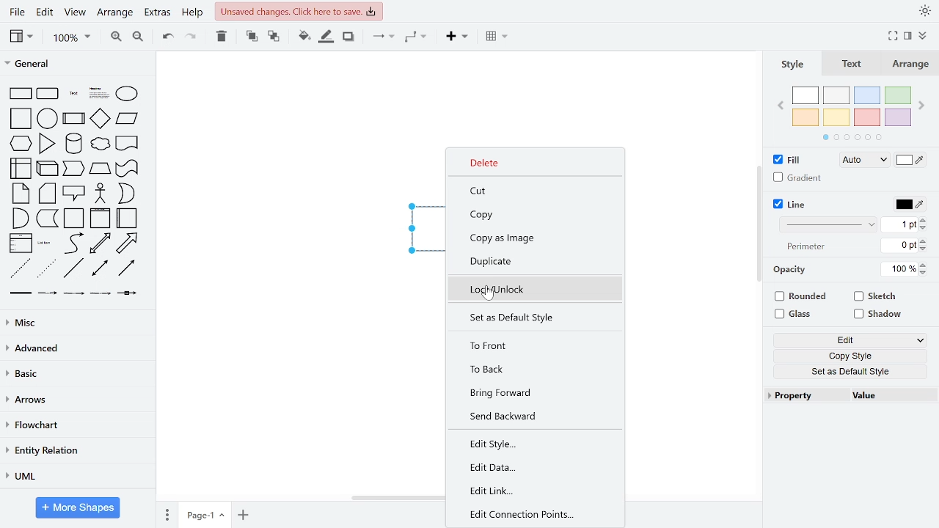 This screenshot has width=939, height=528. What do you see at coordinates (128, 93) in the screenshot?
I see `ellipse` at bounding box center [128, 93].